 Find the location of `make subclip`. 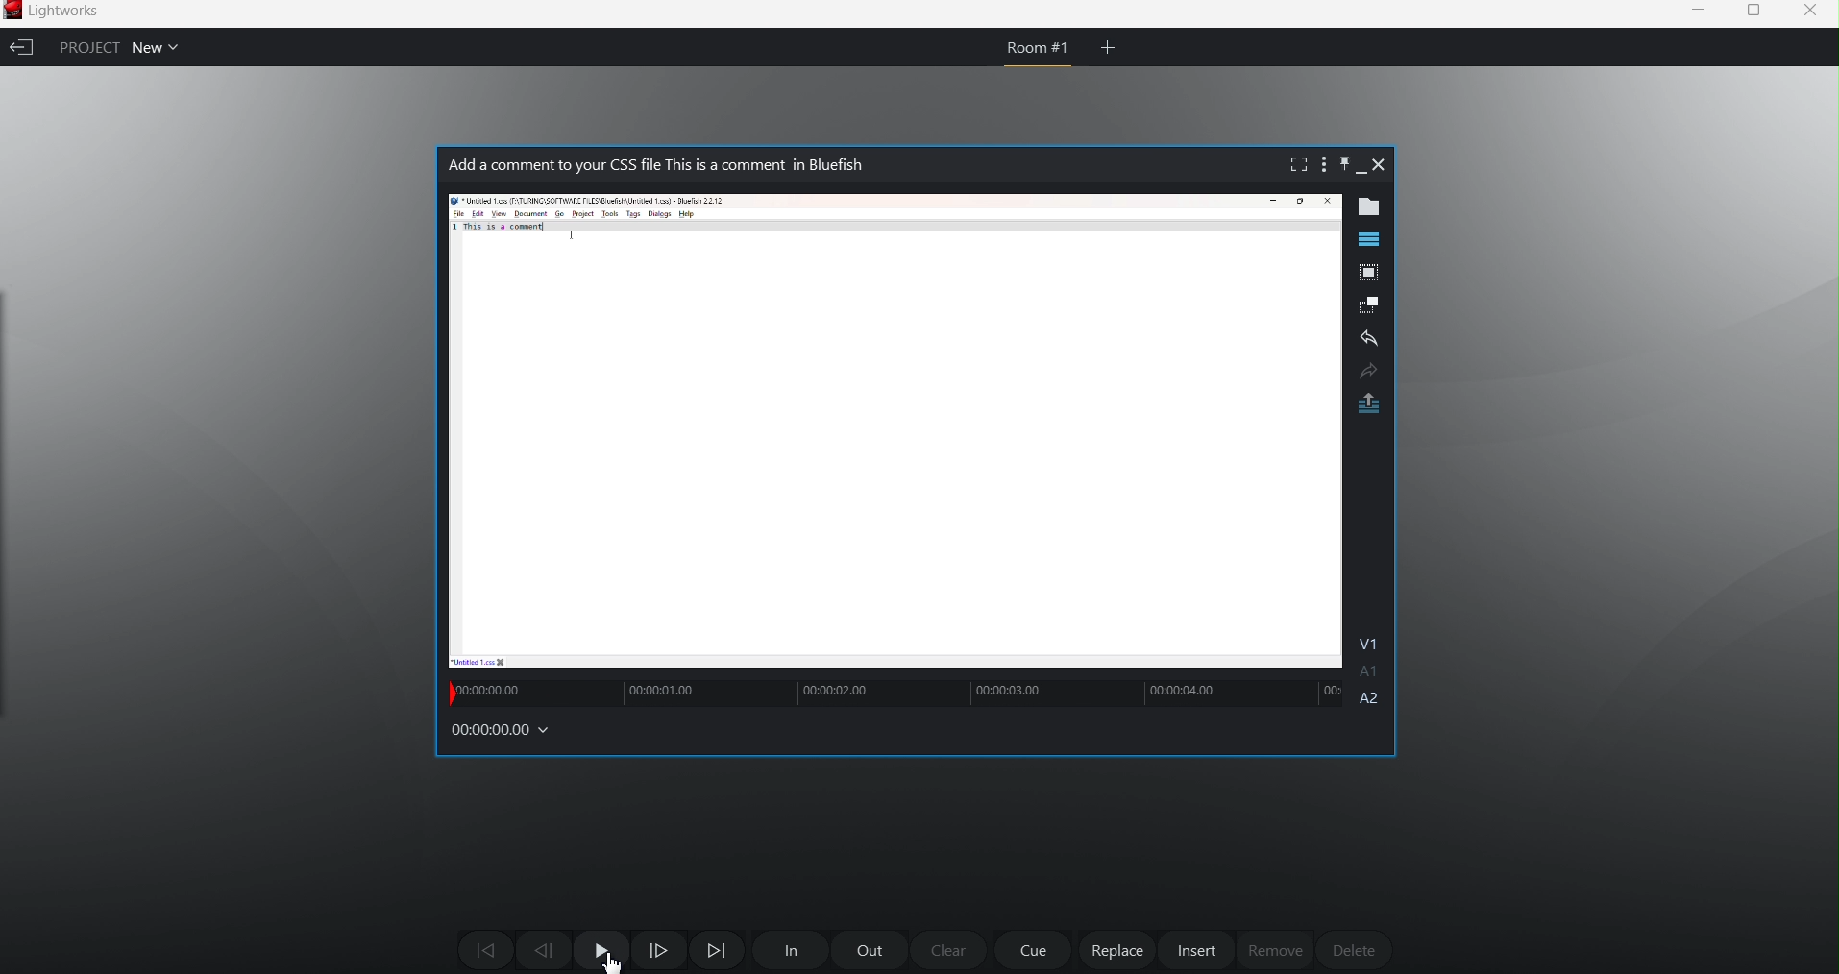

make subclip is located at coordinates (1370, 304).